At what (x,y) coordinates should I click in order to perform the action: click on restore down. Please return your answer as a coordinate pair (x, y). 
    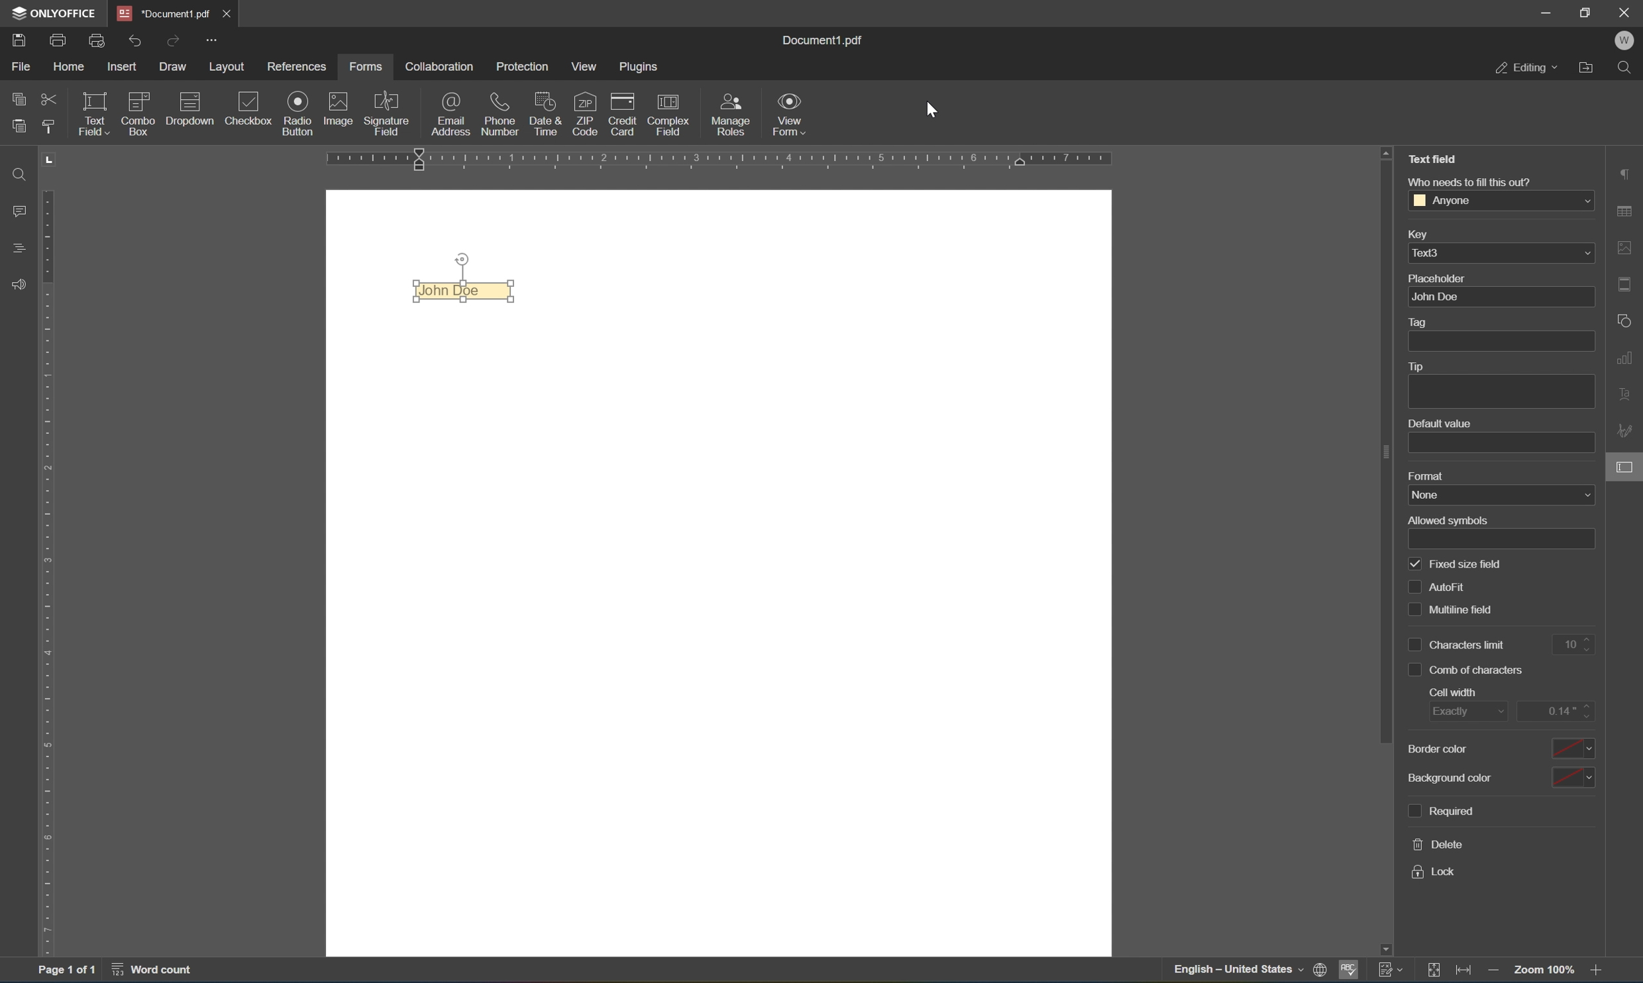
    Looking at the image, I should click on (1587, 12).